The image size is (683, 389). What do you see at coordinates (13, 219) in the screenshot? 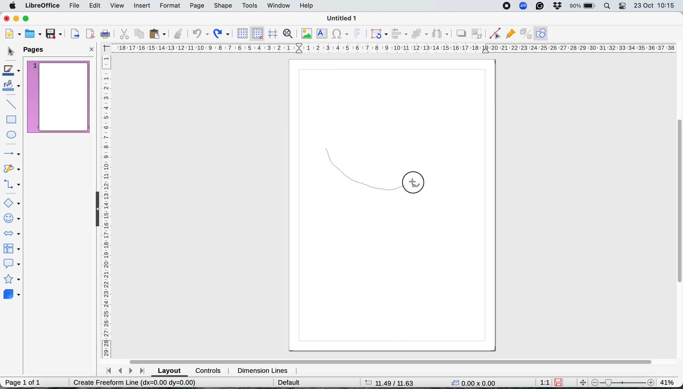
I see `symbol shapes` at bounding box center [13, 219].